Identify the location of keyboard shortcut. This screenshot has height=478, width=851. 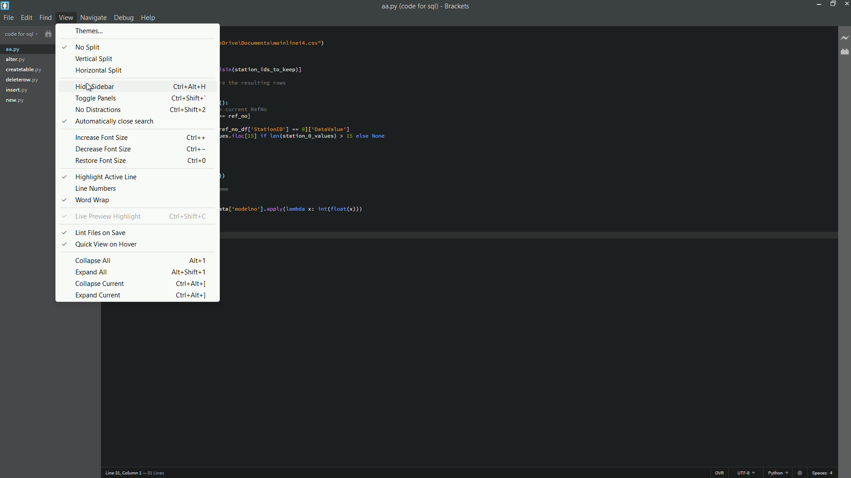
(191, 216).